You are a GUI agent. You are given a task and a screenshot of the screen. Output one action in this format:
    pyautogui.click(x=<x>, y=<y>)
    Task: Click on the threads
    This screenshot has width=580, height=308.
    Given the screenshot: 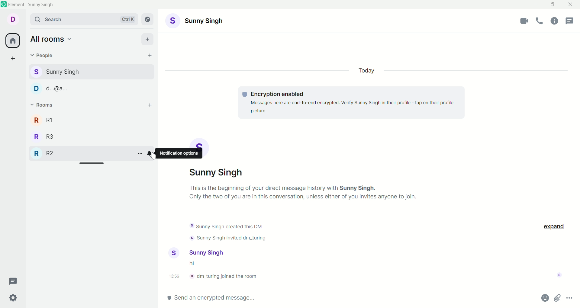 What is the action you would take?
    pyautogui.click(x=571, y=19)
    